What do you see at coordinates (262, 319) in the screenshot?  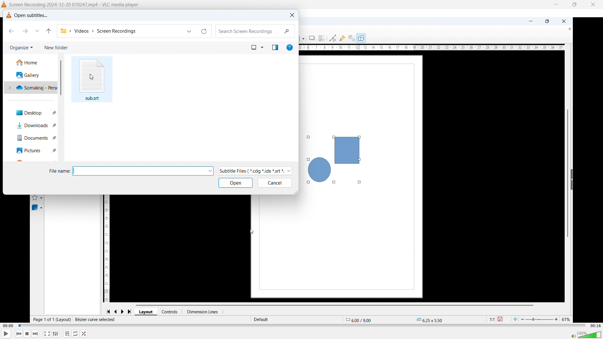 I see `Default` at bounding box center [262, 319].